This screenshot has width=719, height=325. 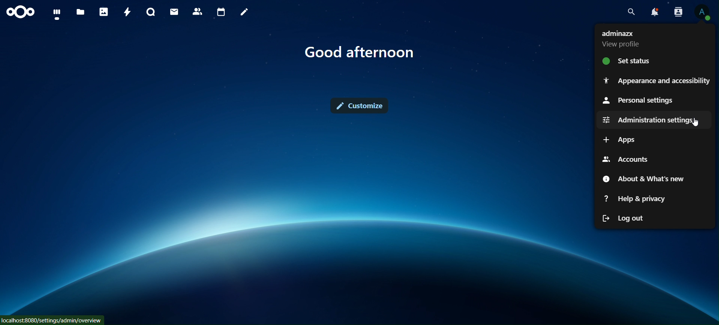 I want to click on appearance and accessibilty, so click(x=657, y=82).